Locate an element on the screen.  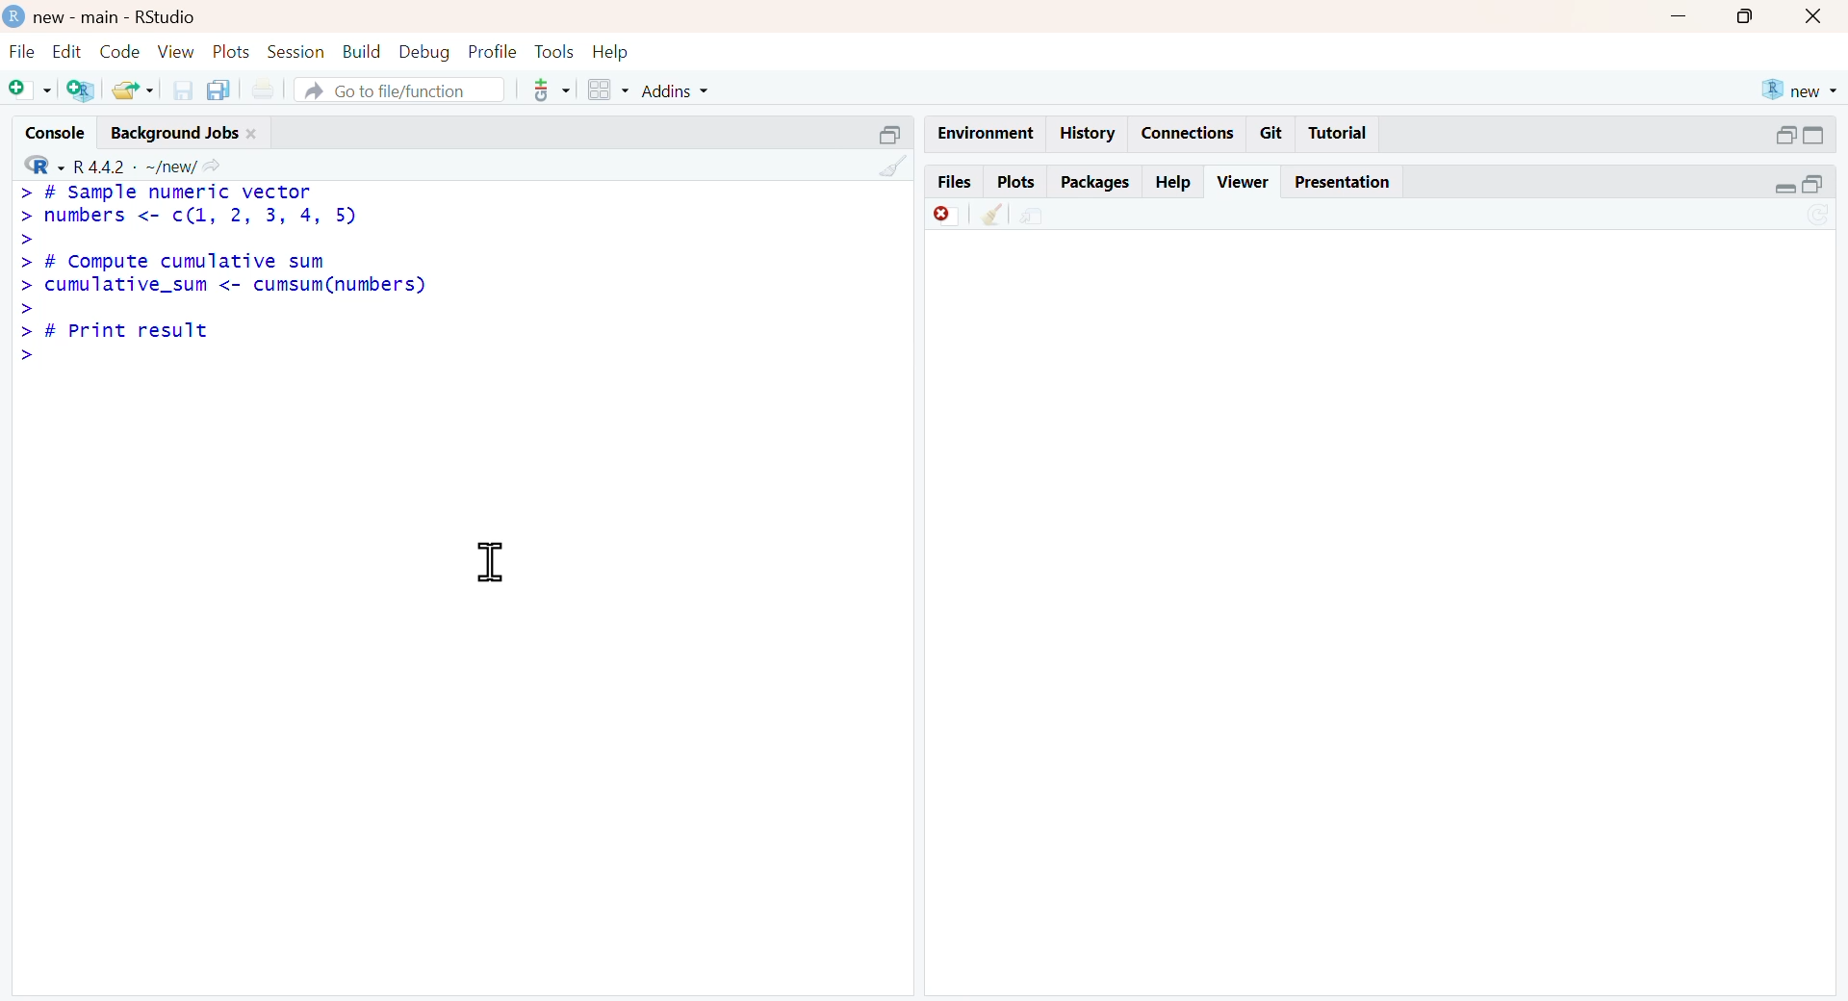
save is located at coordinates (184, 90).